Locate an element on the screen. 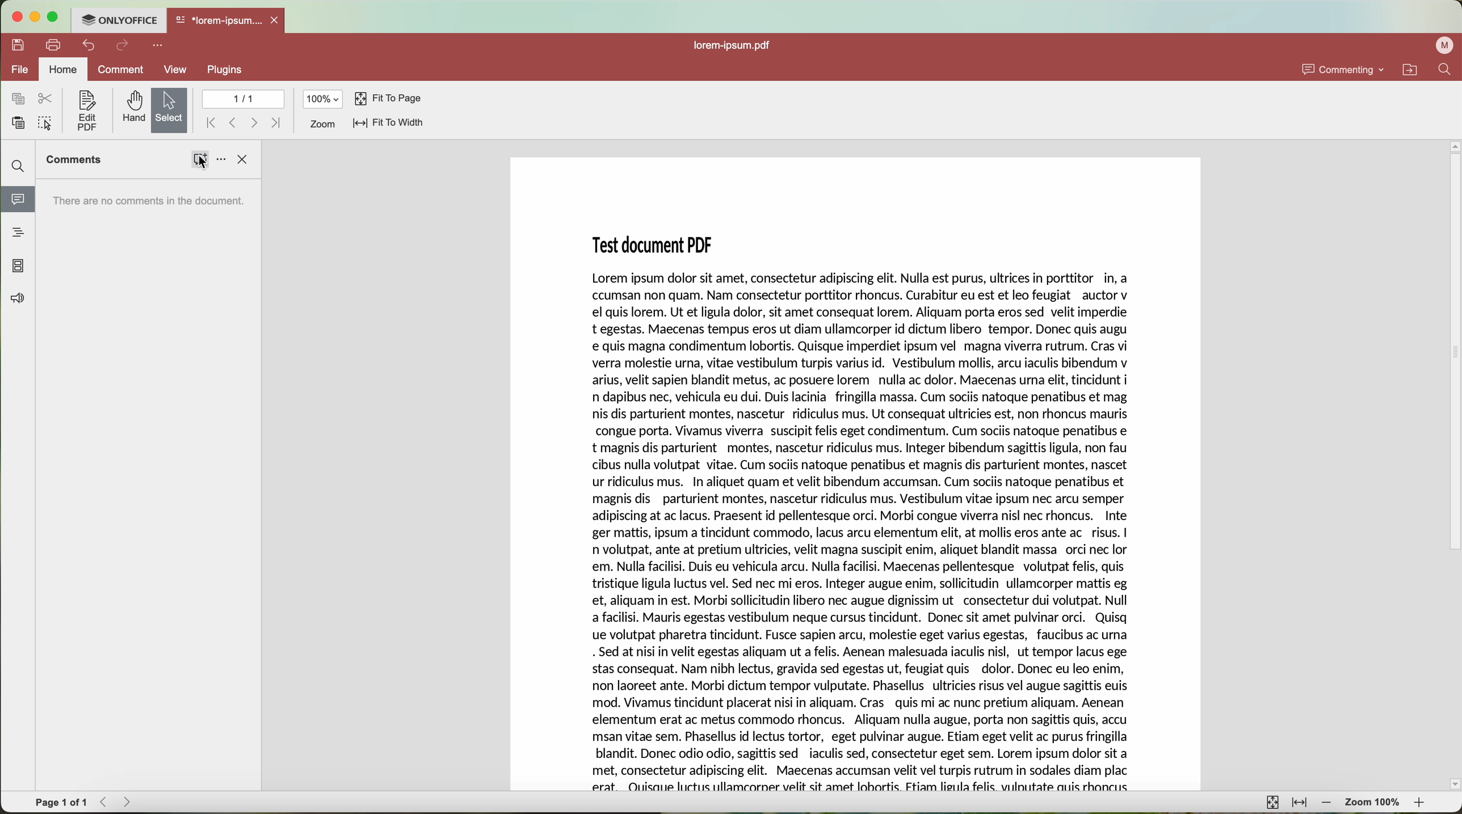 This screenshot has width=1462, height=814. page thumbnails is located at coordinates (18, 267).